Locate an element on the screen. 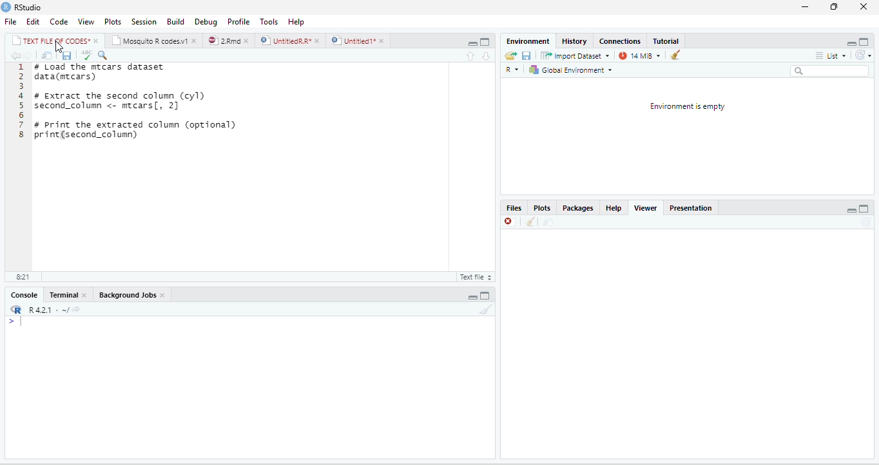  minimize is located at coordinates (853, 41).